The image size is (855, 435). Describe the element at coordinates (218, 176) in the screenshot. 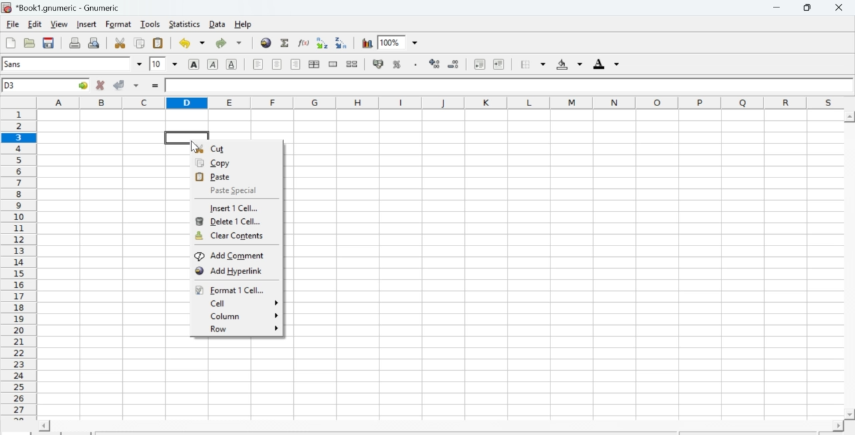

I see `Paste` at that location.